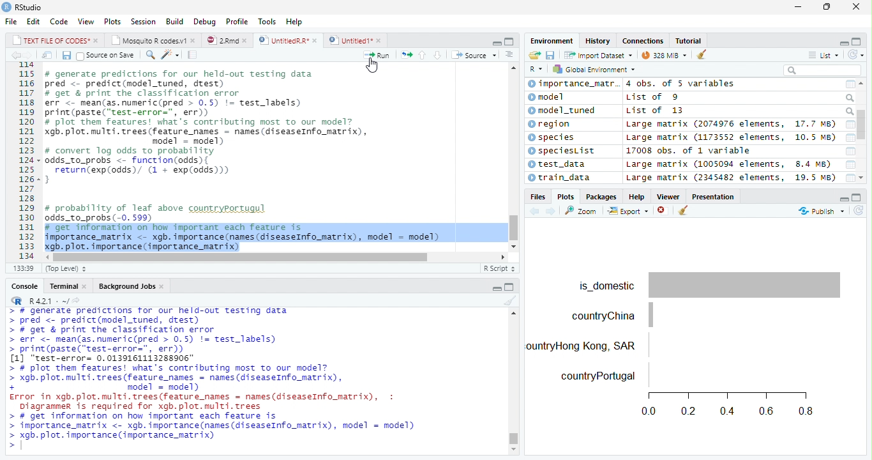  What do you see at coordinates (566, 111) in the screenshot?
I see `‘model _tuned` at bounding box center [566, 111].